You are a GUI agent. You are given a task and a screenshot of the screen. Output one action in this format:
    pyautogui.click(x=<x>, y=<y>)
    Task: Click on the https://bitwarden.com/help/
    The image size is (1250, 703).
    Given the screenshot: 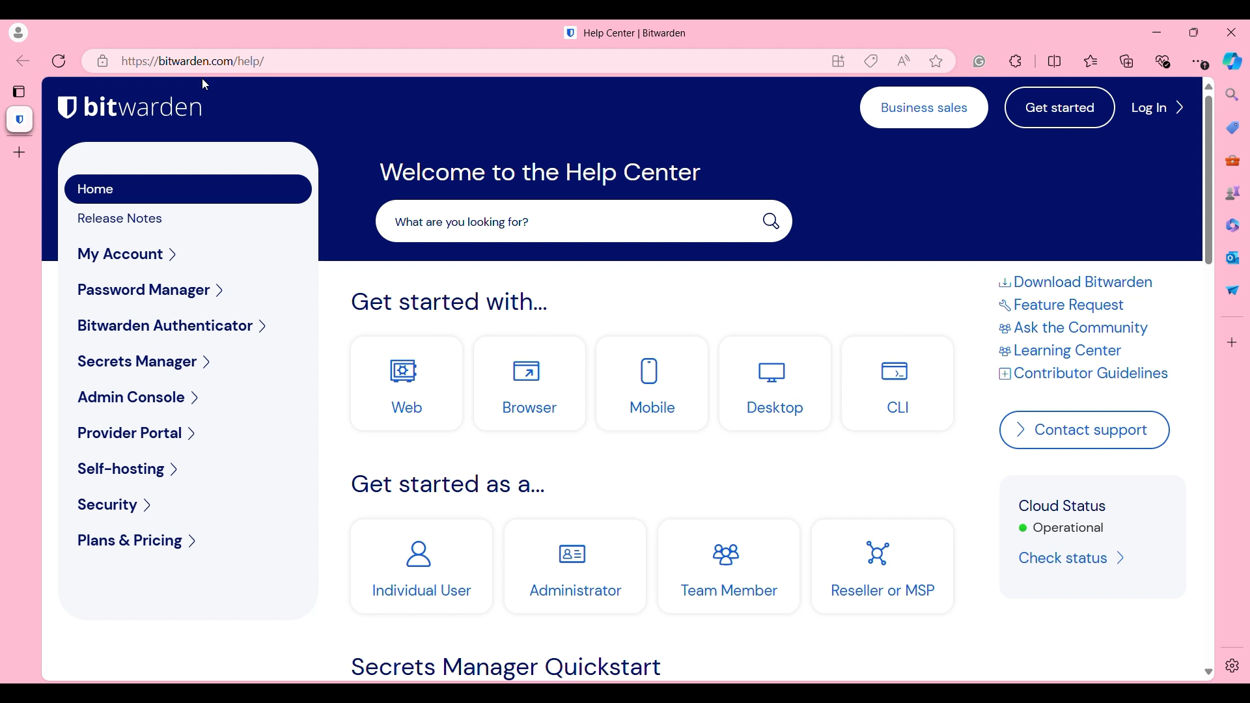 What is the action you would take?
    pyautogui.click(x=193, y=61)
    